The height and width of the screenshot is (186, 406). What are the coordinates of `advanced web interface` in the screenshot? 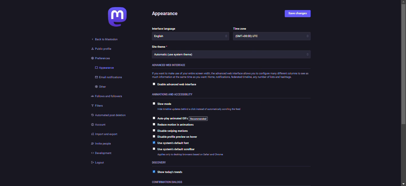 It's located at (173, 65).